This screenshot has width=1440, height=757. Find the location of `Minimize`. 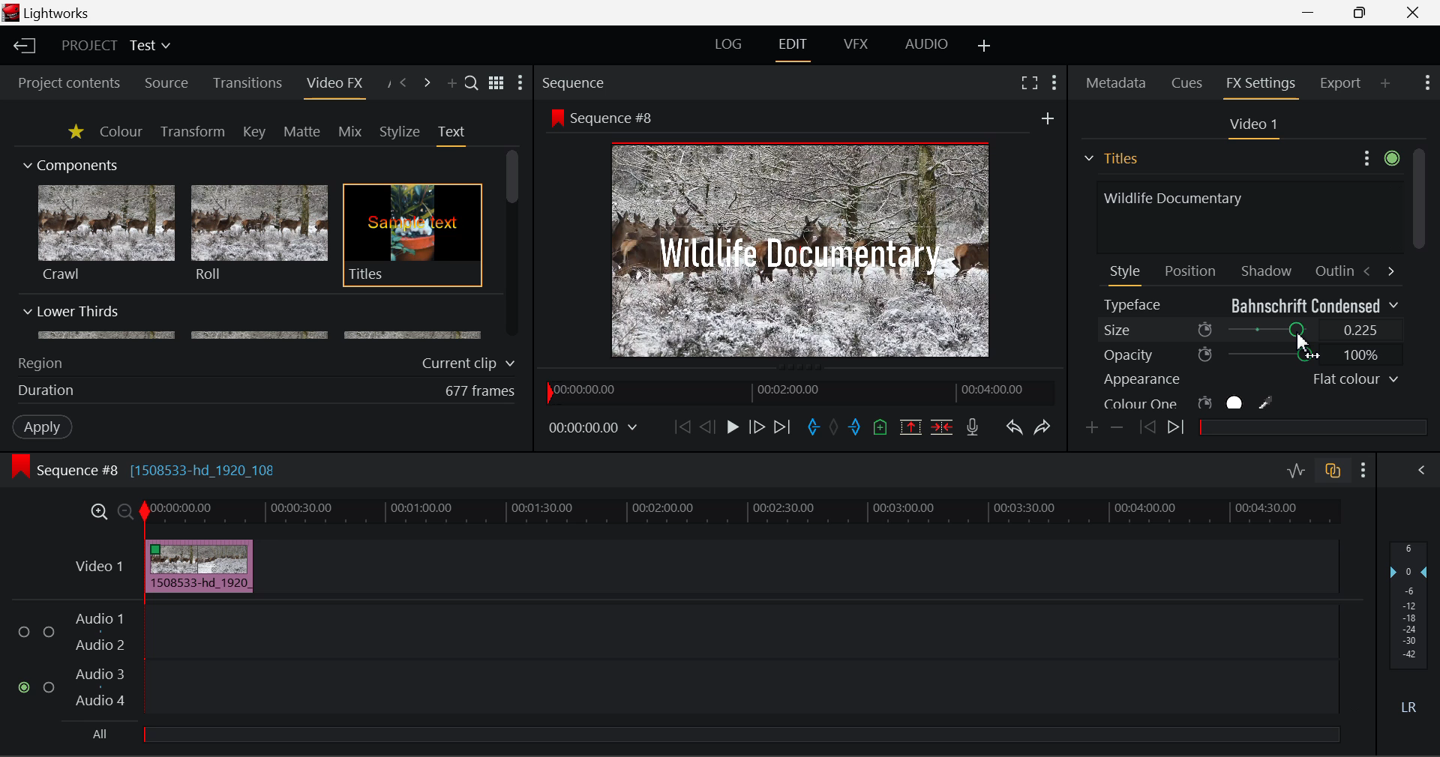

Minimize is located at coordinates (1363, 11).